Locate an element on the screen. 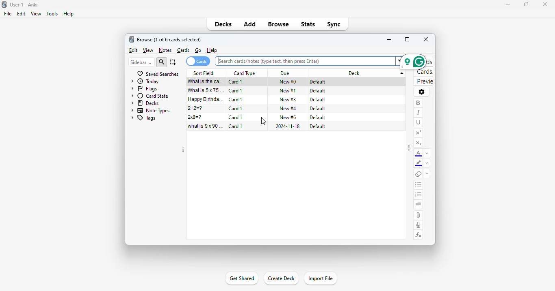 The width and height of the screenshot is (555, 291). ordered list is located at coordinates (418, 195).